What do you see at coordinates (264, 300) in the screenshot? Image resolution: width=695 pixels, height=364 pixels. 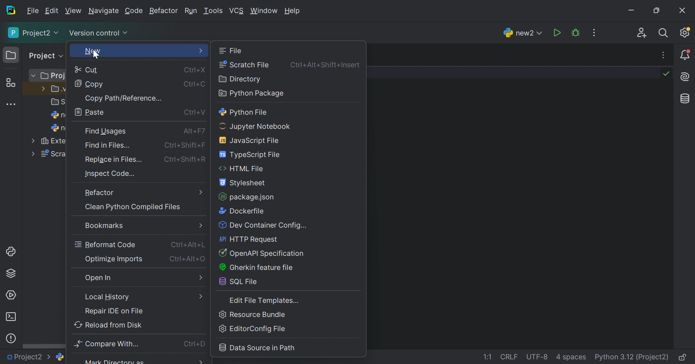 I see `Edit file templates...` at bounding box center [264, 300].